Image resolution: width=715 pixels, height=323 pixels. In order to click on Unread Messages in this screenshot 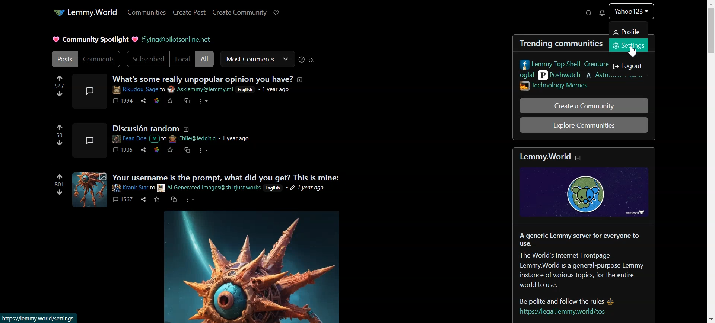, I will do `click(601, 13)`.